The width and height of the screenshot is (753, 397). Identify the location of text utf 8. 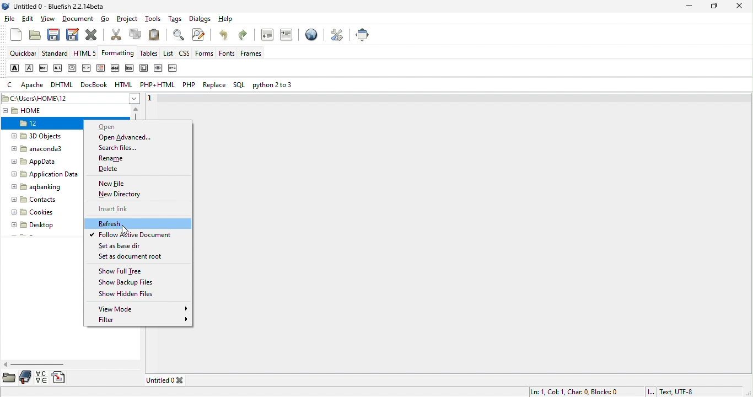
(674, 391).